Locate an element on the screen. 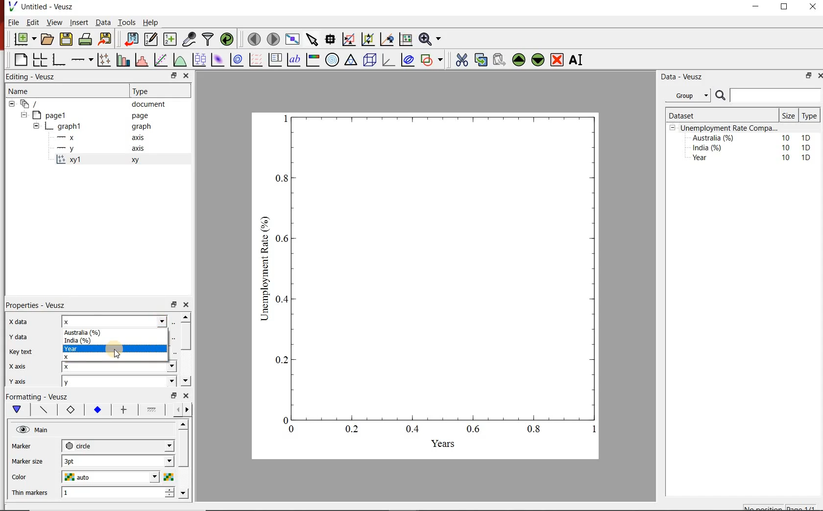 The width and height of the screenshot is (823, 511). Main is located at coordinates (43, 430).